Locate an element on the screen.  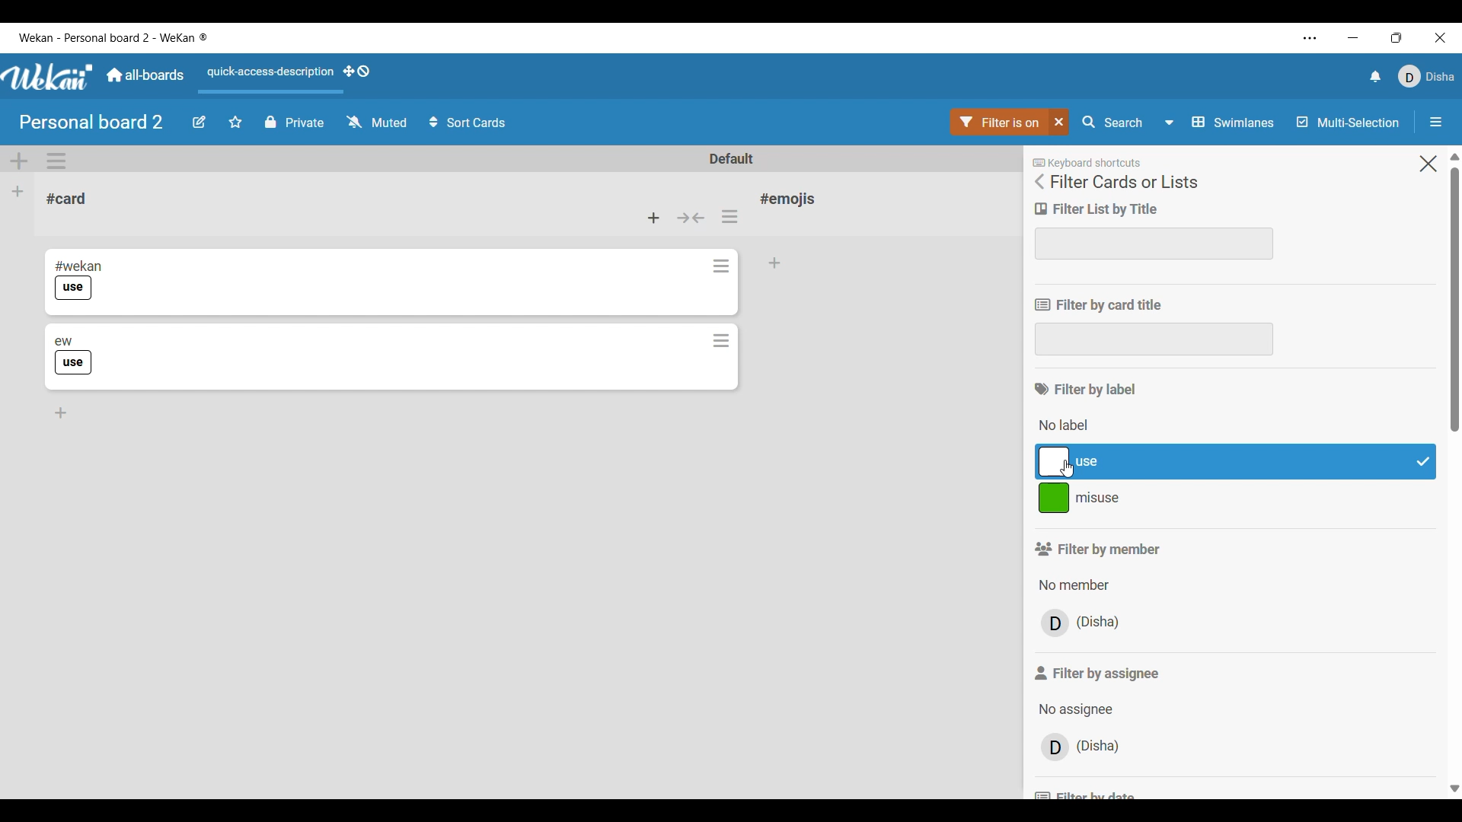
Options under the above mentioned section is located at coordinates (1070, 427).